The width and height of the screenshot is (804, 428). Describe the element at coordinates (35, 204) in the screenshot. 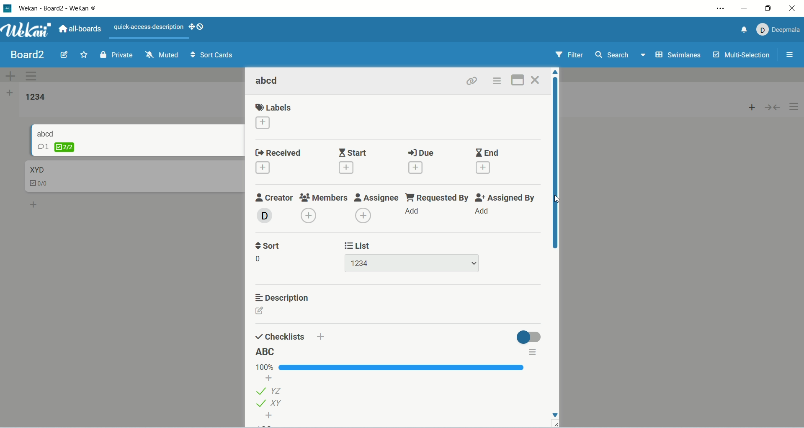

I see `add` at that location.